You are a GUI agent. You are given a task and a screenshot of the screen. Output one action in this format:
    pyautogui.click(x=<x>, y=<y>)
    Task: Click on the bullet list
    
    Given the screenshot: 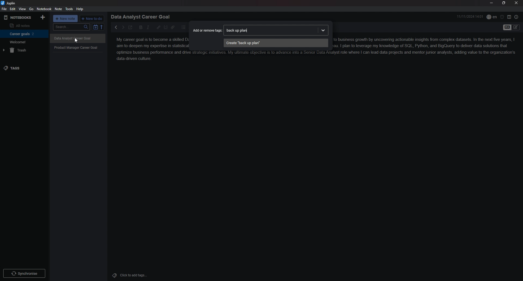 What is the action you would take?
    pyautogui.click(x=183, y=28)
    